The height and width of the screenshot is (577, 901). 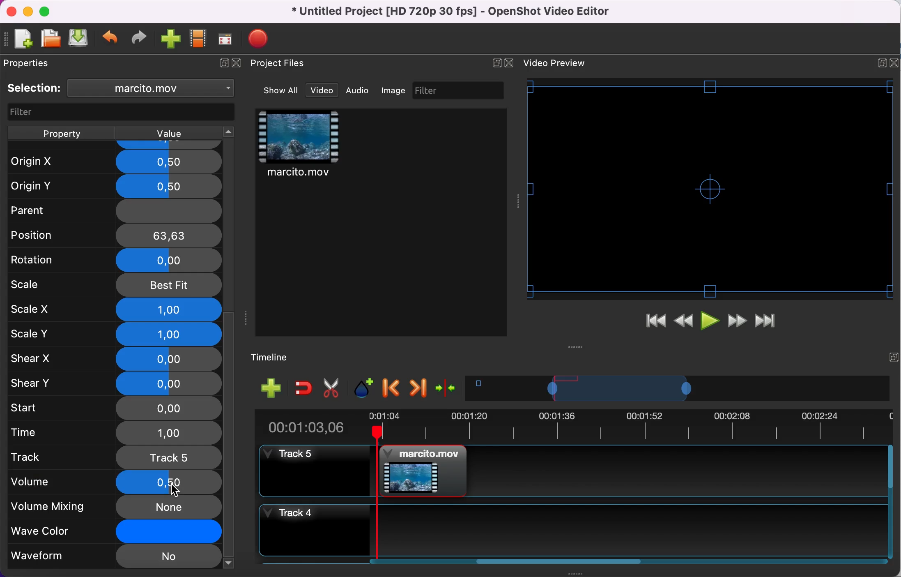 I want to click on close, so click(x=239, y=64).